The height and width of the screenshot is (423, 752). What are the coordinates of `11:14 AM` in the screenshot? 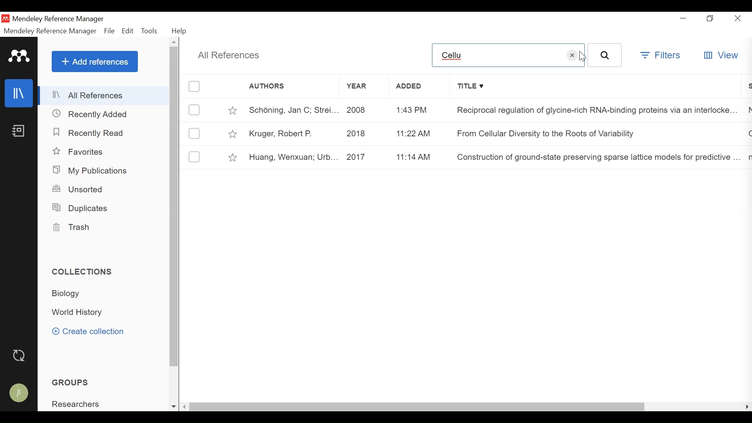 It's located at (421, 157).